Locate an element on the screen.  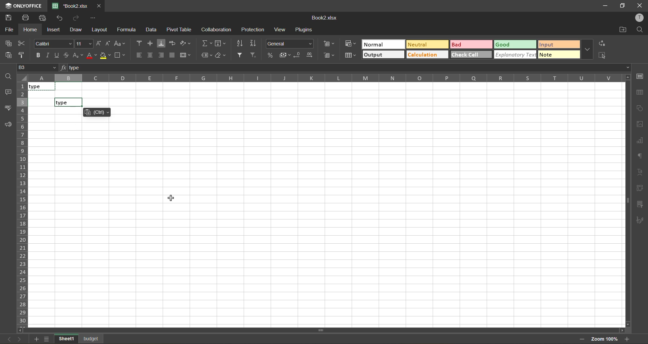
Cursor is located at coordinates (171, 198).